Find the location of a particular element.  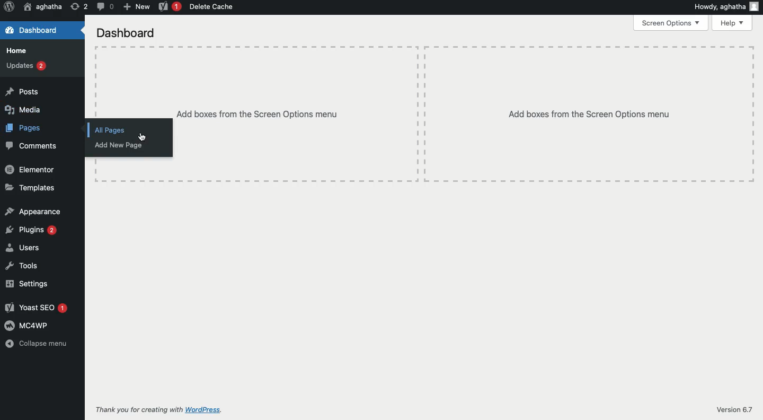

Plugins is located at coordinates (31, 230).